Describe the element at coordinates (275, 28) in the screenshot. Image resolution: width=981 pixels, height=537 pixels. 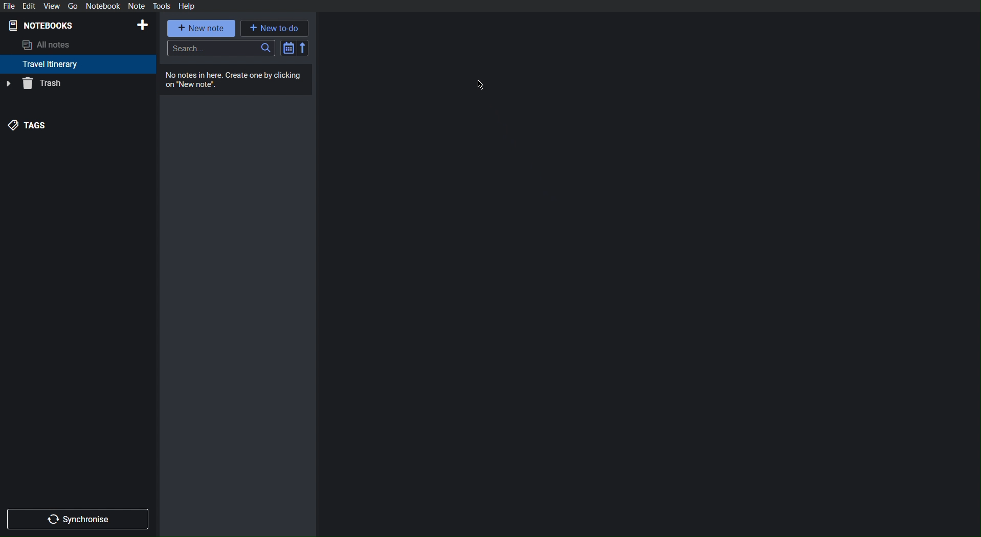
I see `New to-do` at that location.